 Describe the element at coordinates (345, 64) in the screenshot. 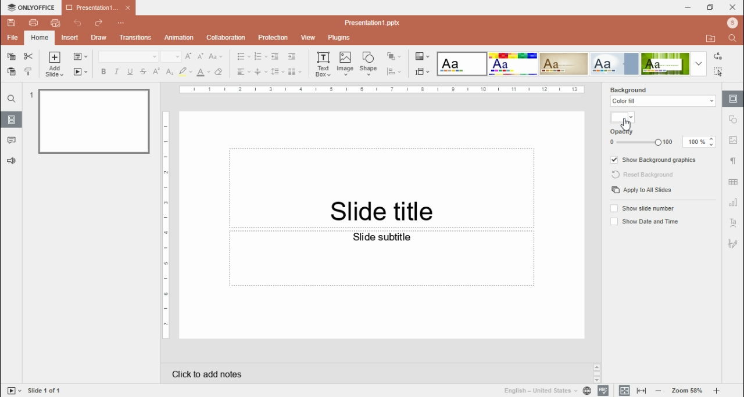

I see `image` at that location.